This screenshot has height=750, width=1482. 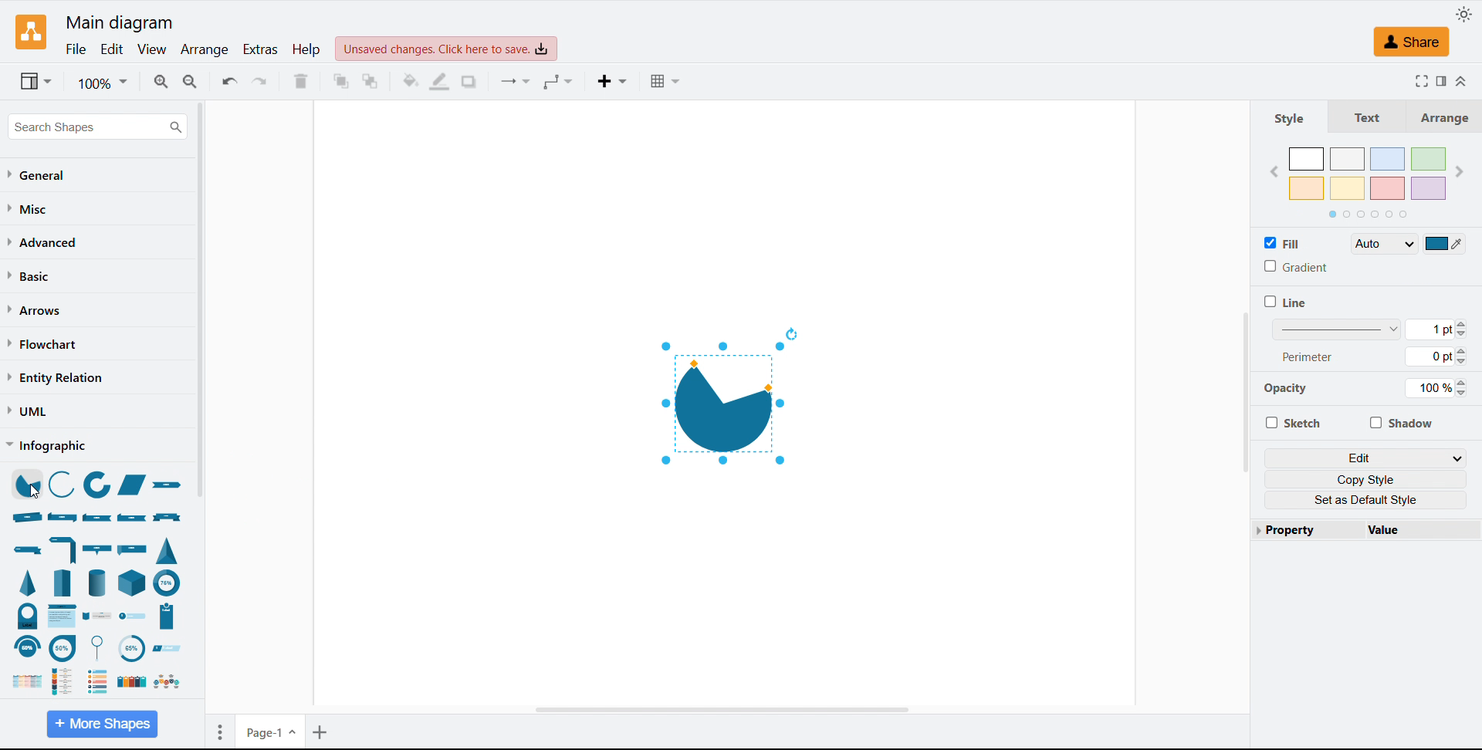 What do you see at coordinates (727, 404) in the screenshot?
I see `pie shape added  ` at bounding box center [727, 404].